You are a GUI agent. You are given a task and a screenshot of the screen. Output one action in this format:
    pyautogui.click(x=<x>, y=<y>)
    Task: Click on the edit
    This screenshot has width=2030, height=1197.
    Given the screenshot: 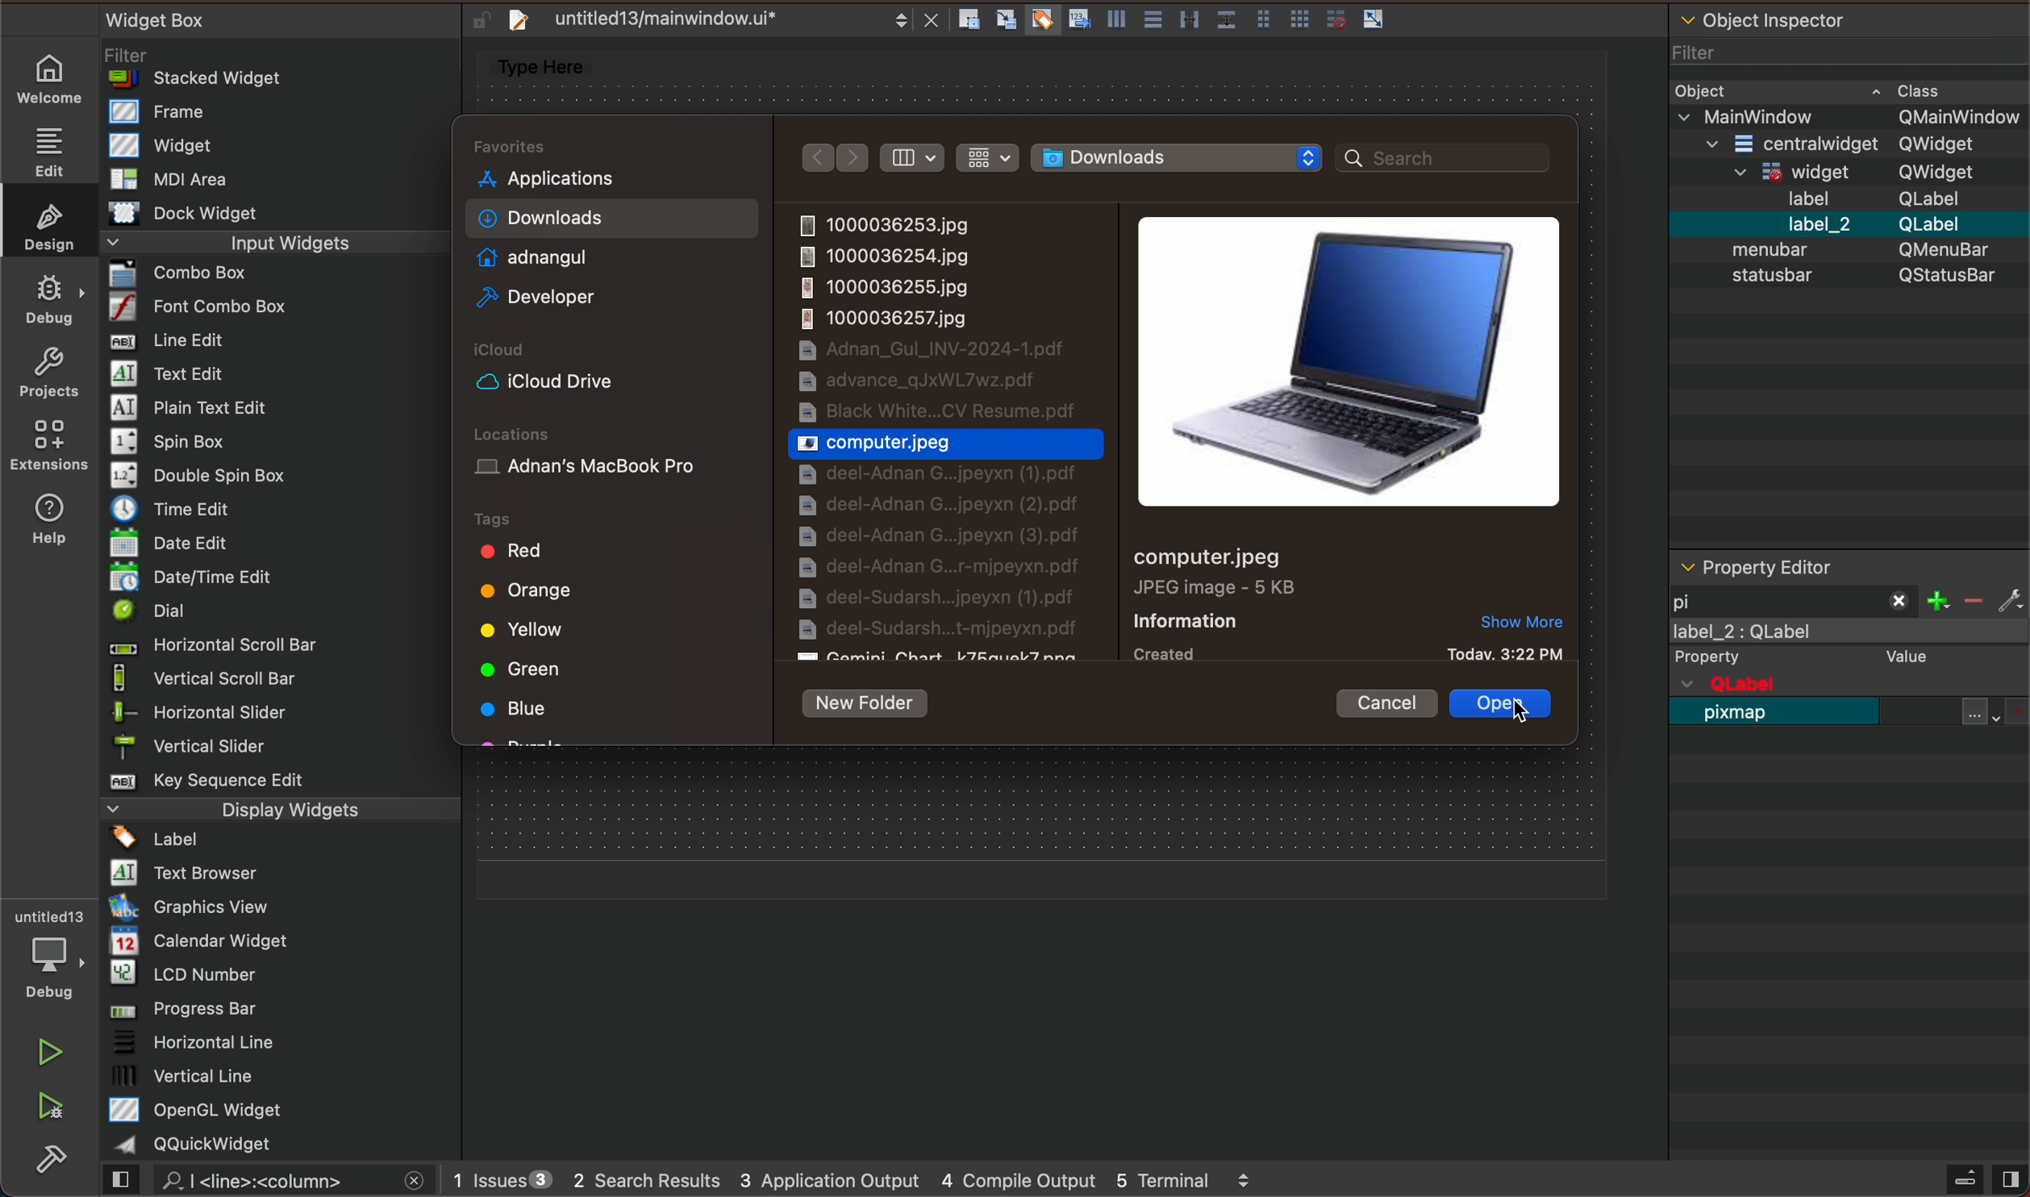 What is the action you would take?
    pyautogui.click(x=45, y=148)
    